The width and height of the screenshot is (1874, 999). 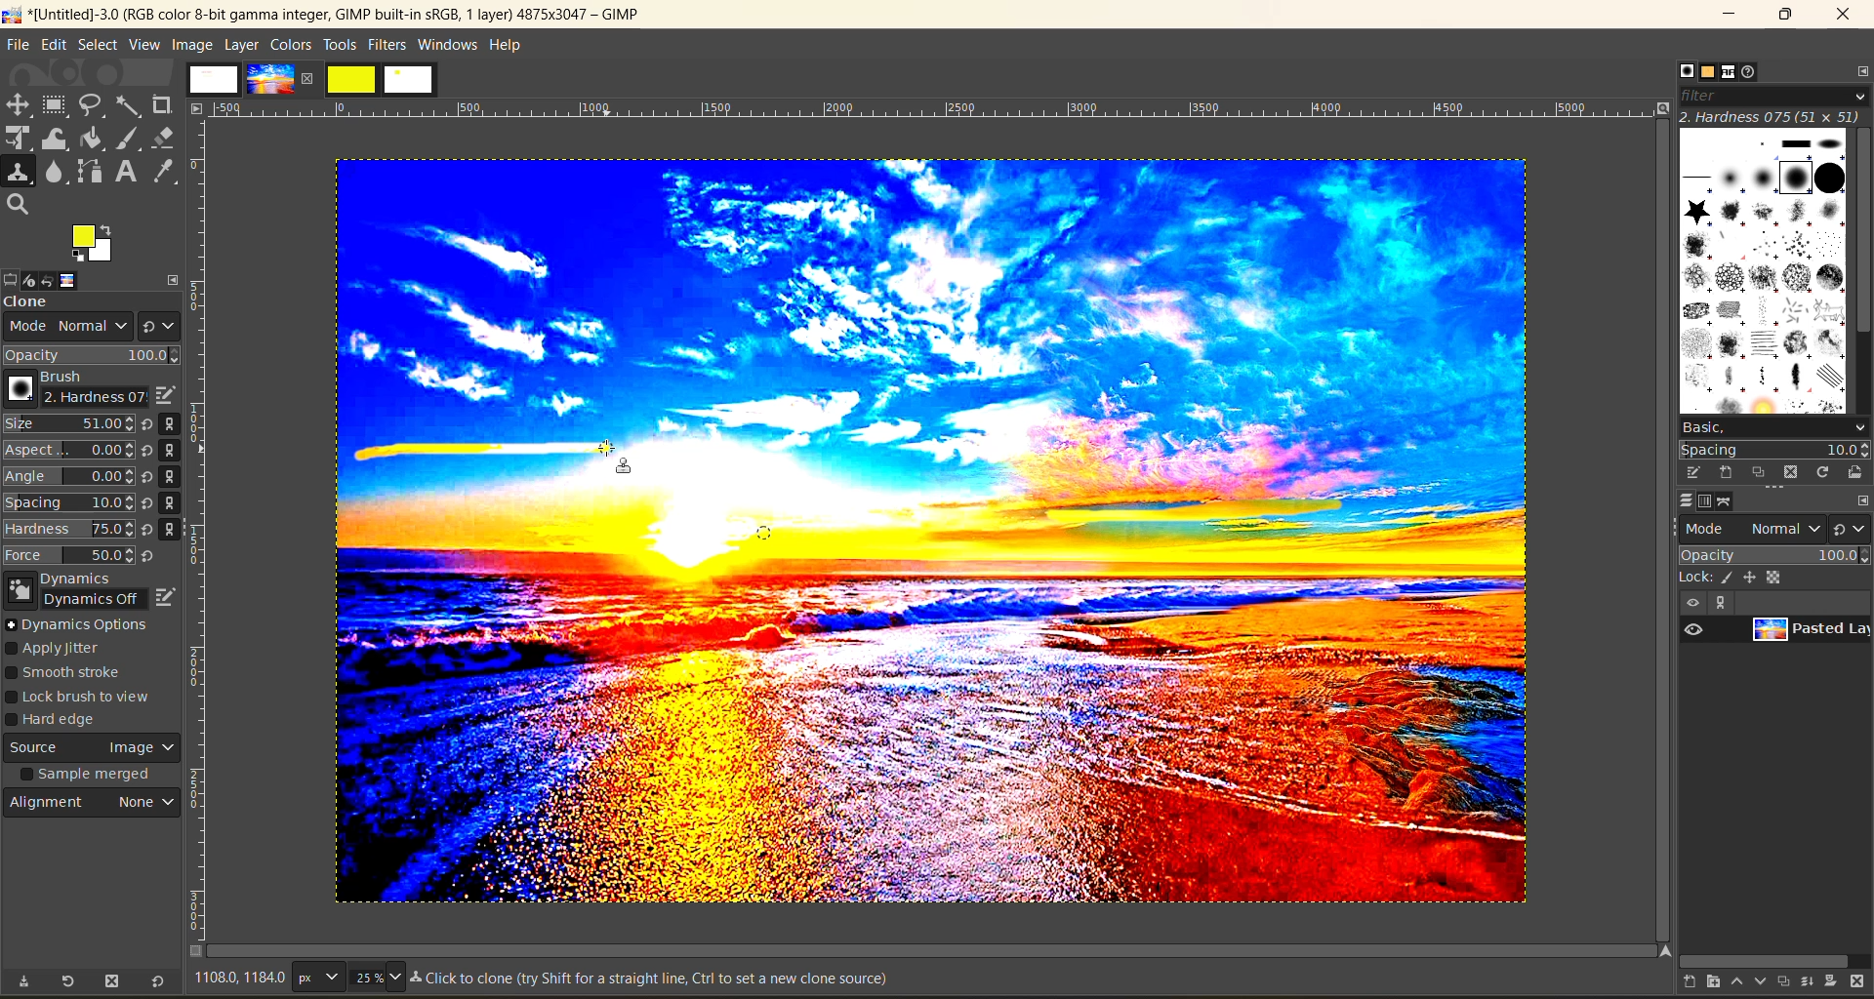 What do you see at coordinates (1696, 630) in the screenshot?
I see `preview` at bounding box center [1696, 630].